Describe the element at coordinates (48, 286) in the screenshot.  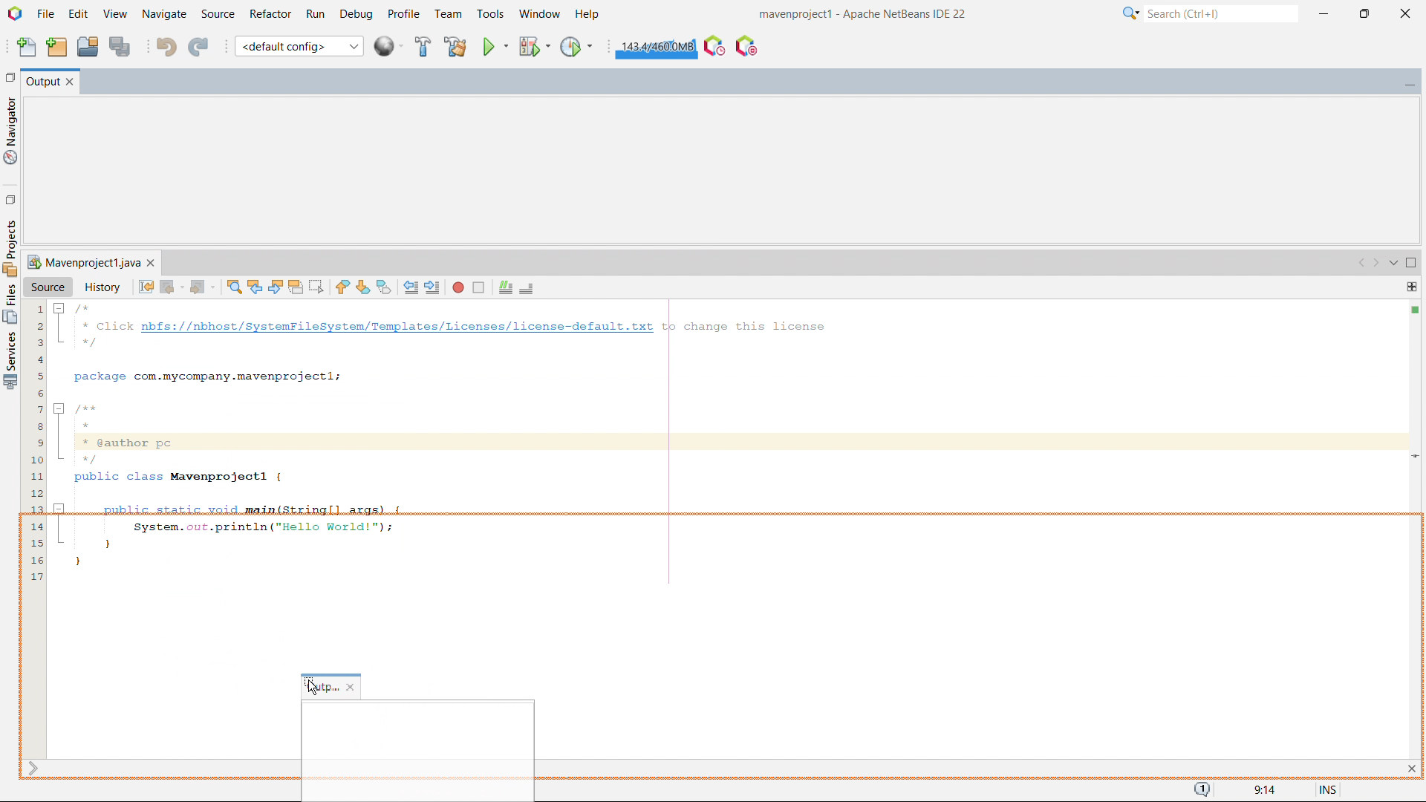
I see `source` at that location.